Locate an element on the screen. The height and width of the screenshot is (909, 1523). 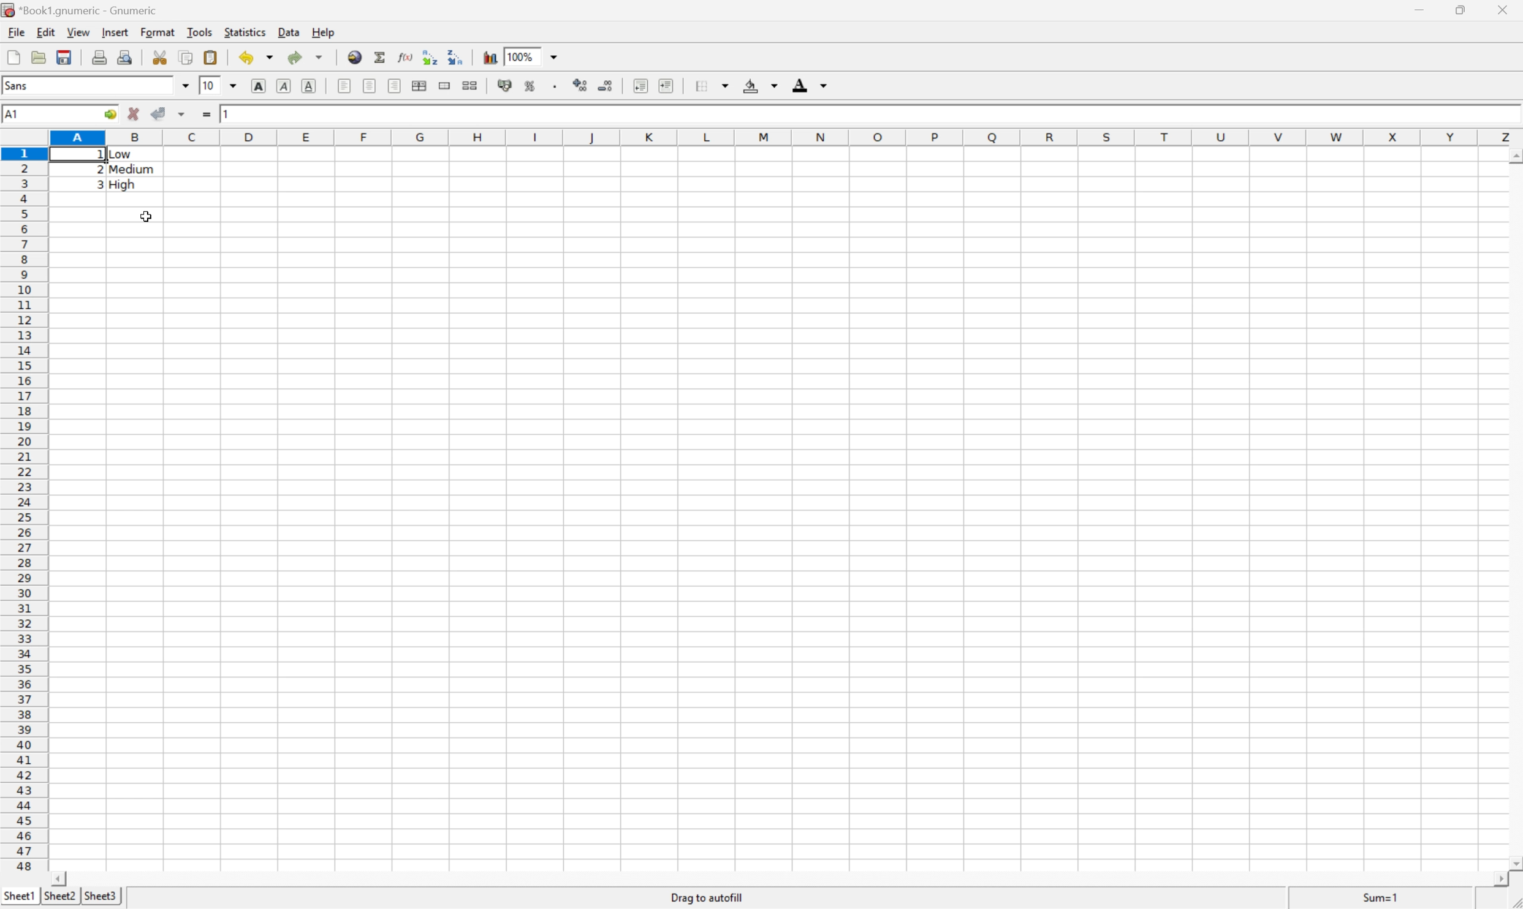
Scroll Down is located at coordinates (1513, 862).